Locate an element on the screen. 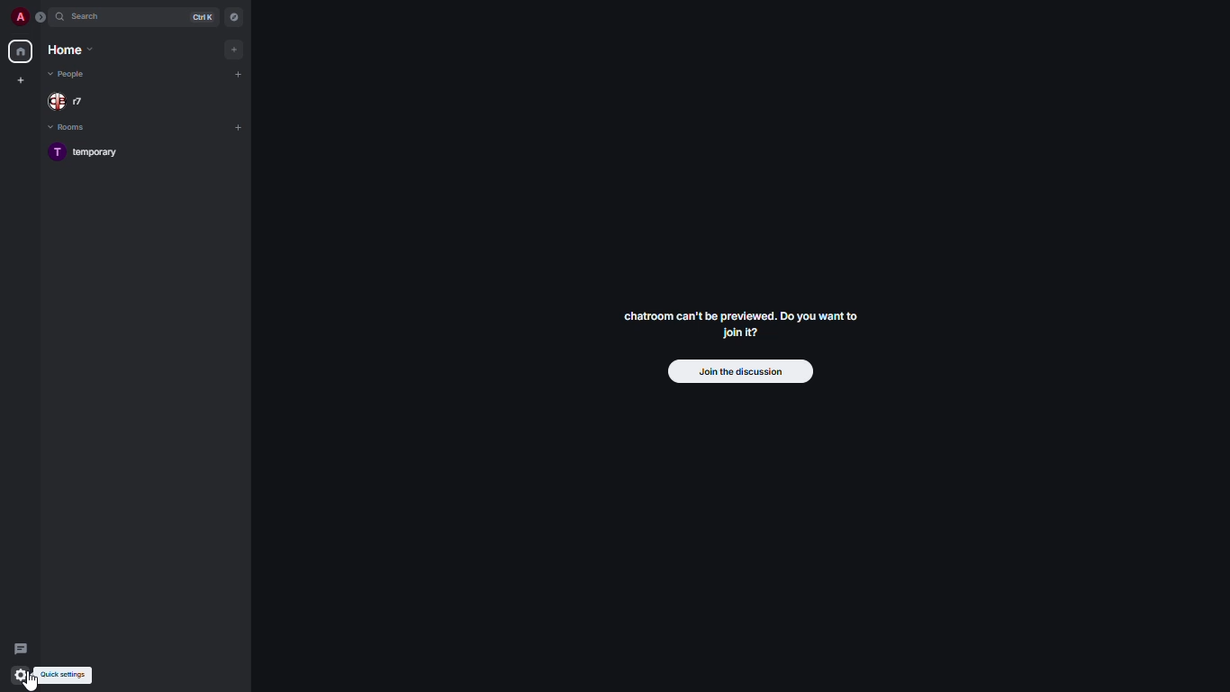 The height and width of the screenshot is (692, 1230). home is located at coordinates (70, 50).